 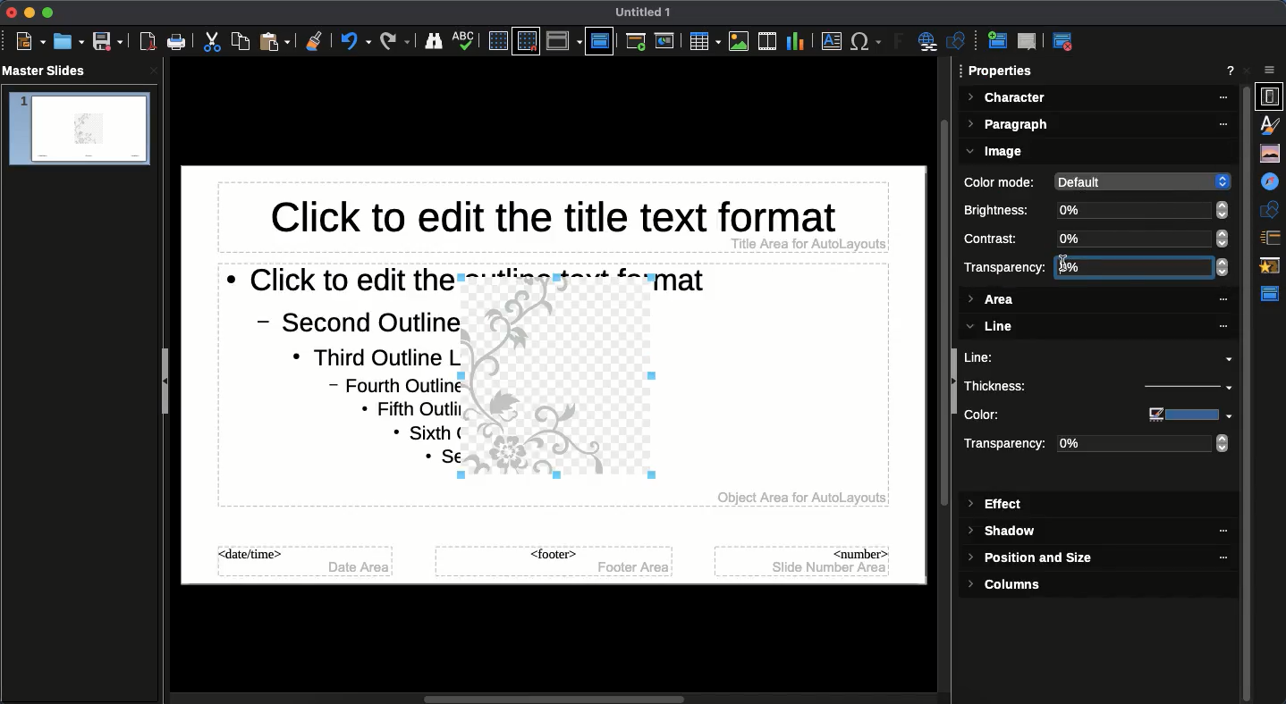 I want to click on Print, so click(x=177, y=42).